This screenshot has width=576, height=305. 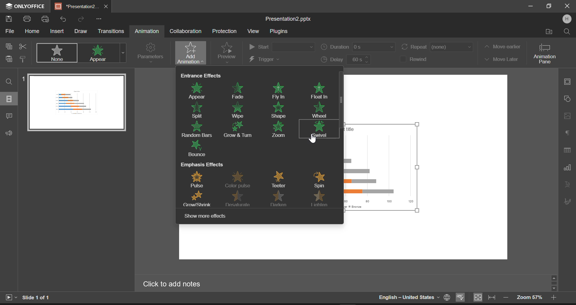 I want to click on Animation, so click(x=146, y=32).